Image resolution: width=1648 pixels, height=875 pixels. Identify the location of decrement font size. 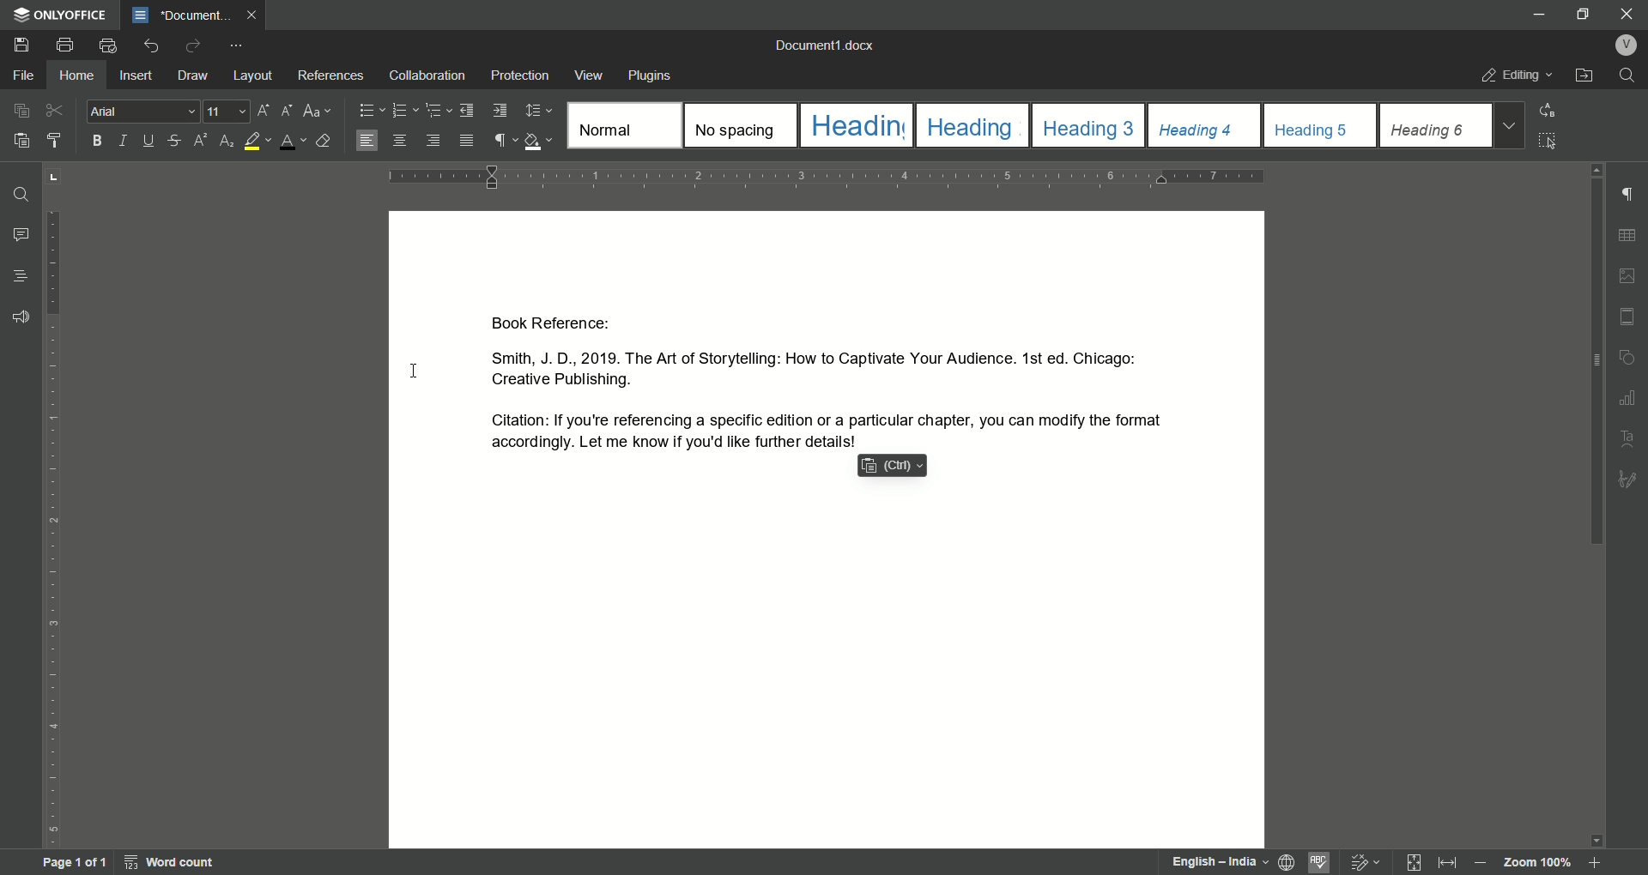
(285, 110).